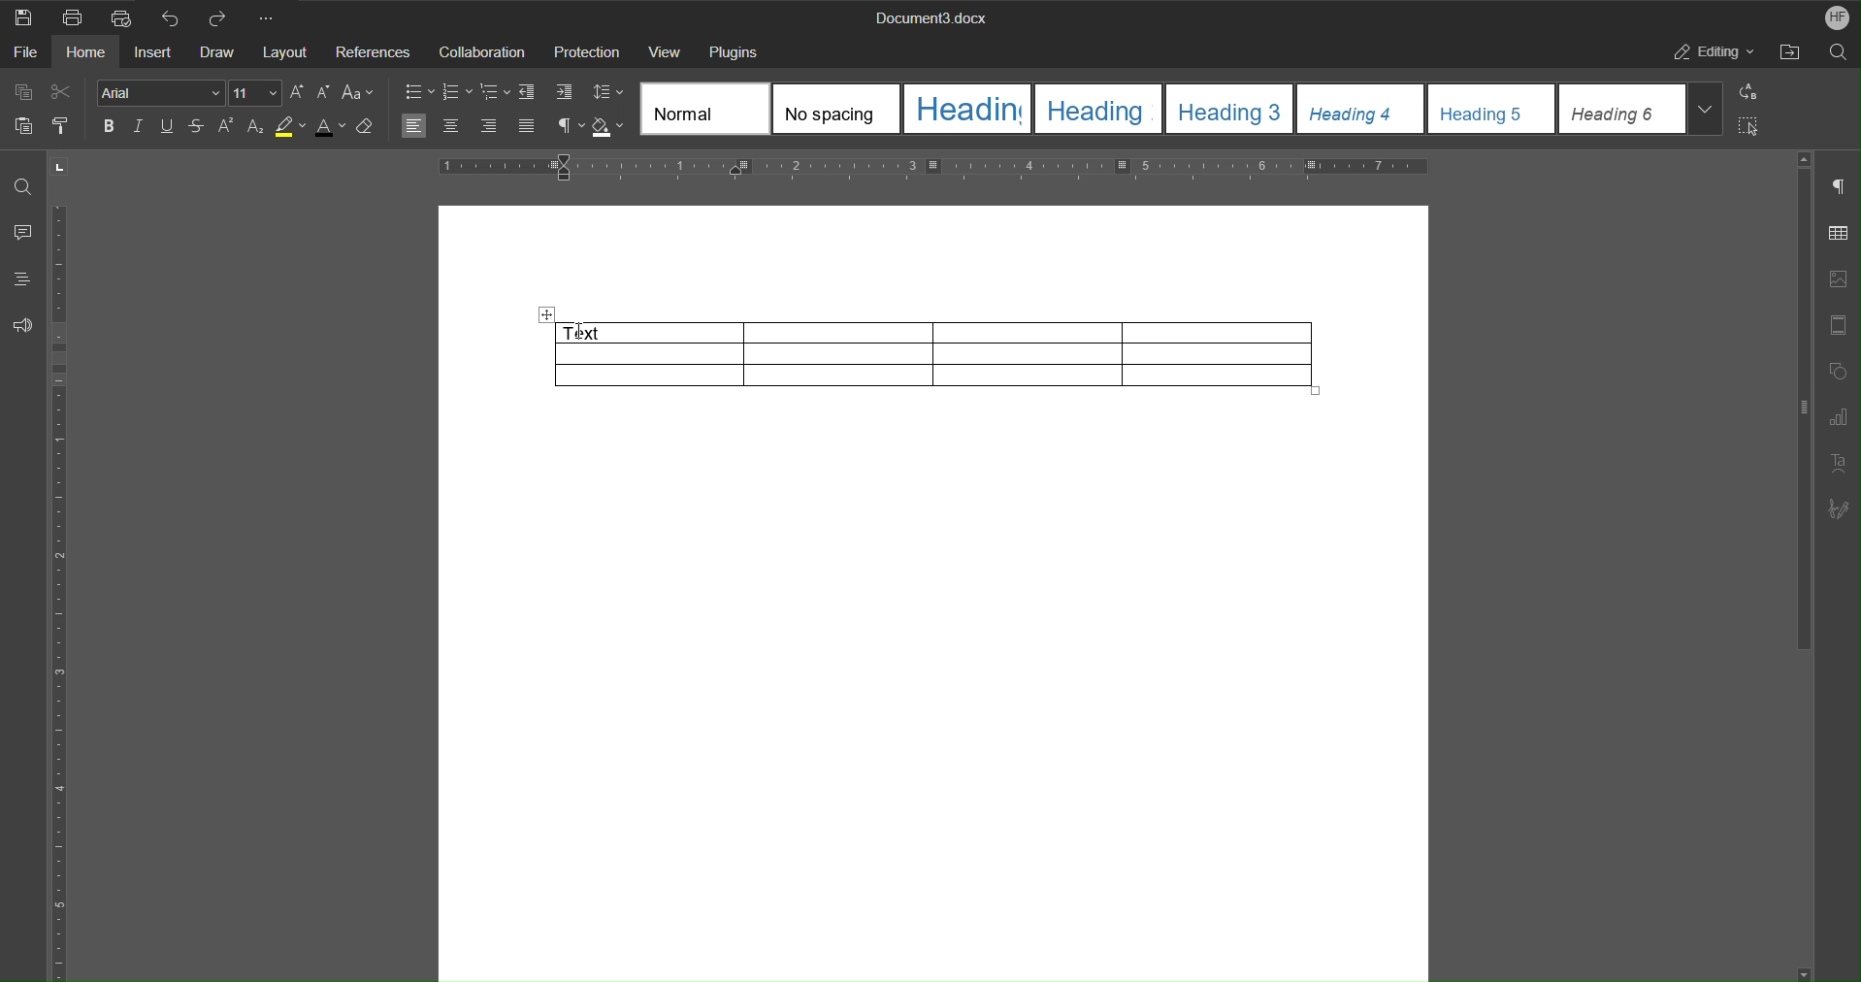  Describe the element at coordinates (60, 92) in the screenshot. I see `Cut` at that location.